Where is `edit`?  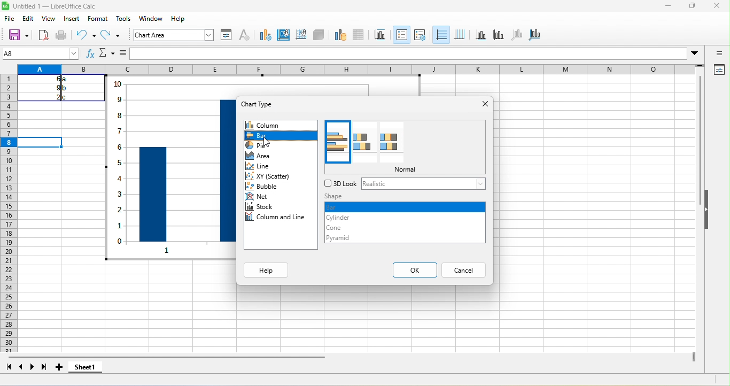
edit is located at coordinates (30, 18).